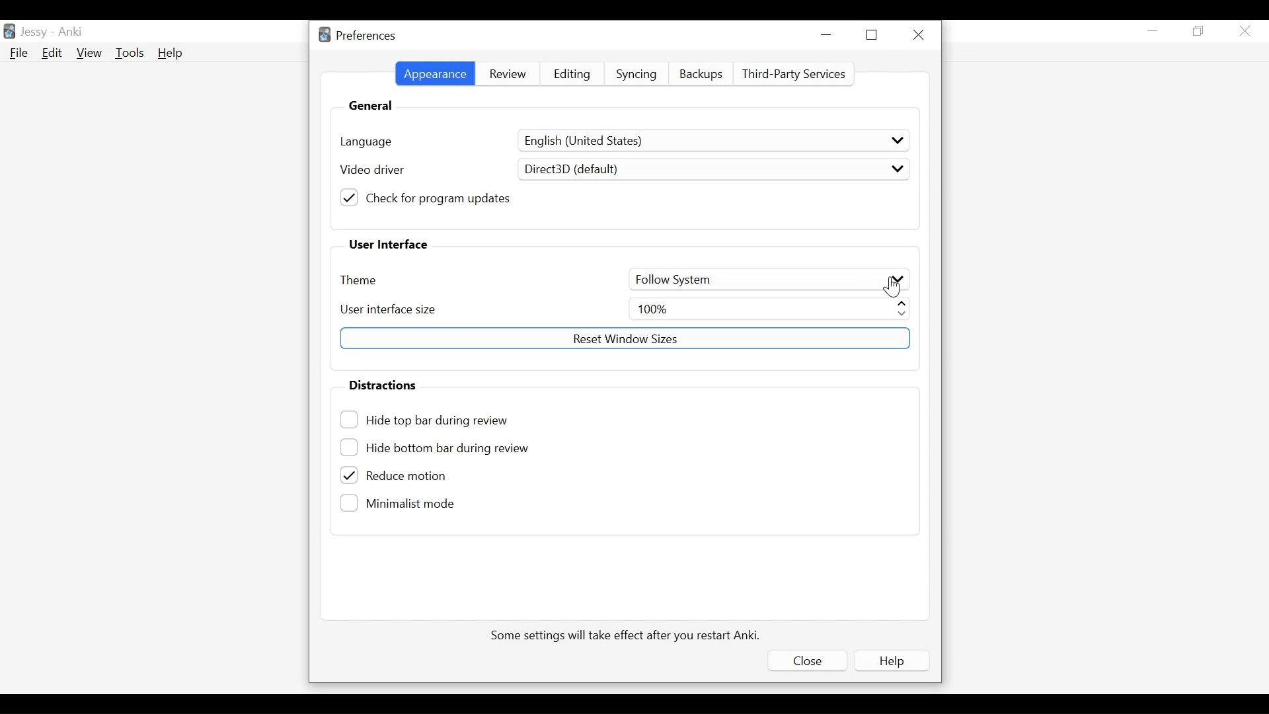 Image resolution: width=1269 pixels, height=714 pixels. Describe the element at coordinates (72, 32) in the screenshot. I see `Anki` at that location.